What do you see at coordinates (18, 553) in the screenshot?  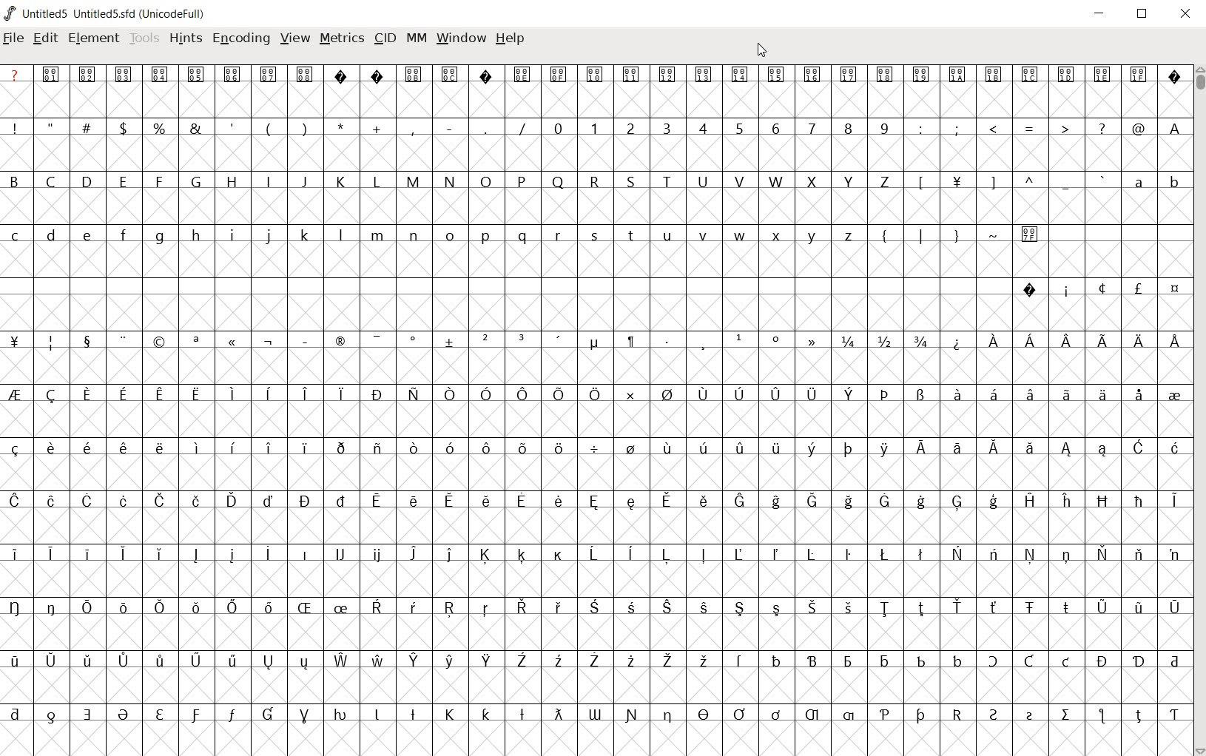 I see `Symbol` at bounding box center [18, 553].